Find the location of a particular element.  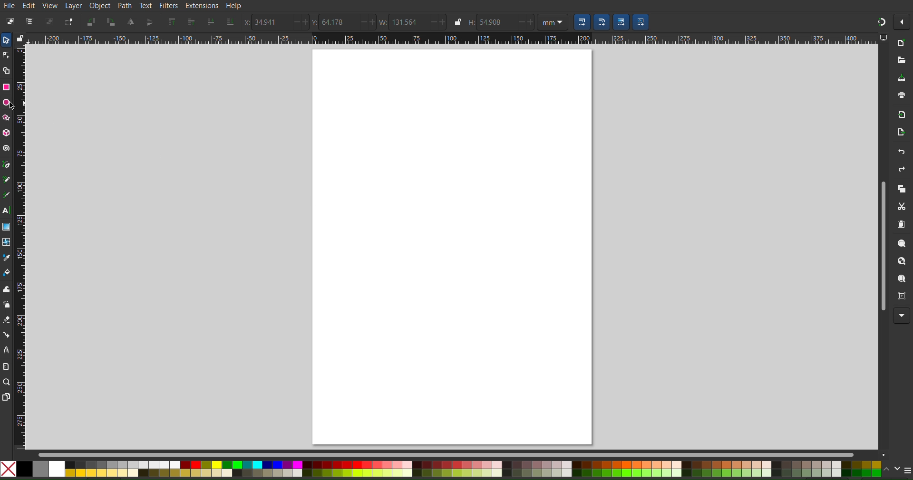

Ellipse is located at coordinates (7, 103).